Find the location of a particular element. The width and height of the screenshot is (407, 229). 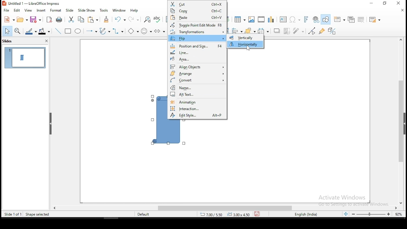

restore is located at coordinates (385, 3).